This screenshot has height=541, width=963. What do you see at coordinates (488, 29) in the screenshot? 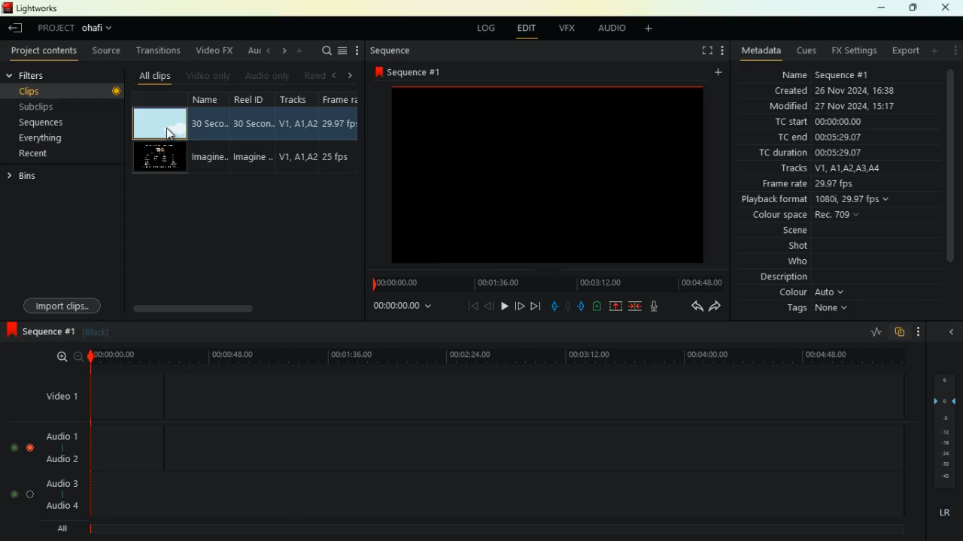
I see `log` at bounding box center [488, 29].